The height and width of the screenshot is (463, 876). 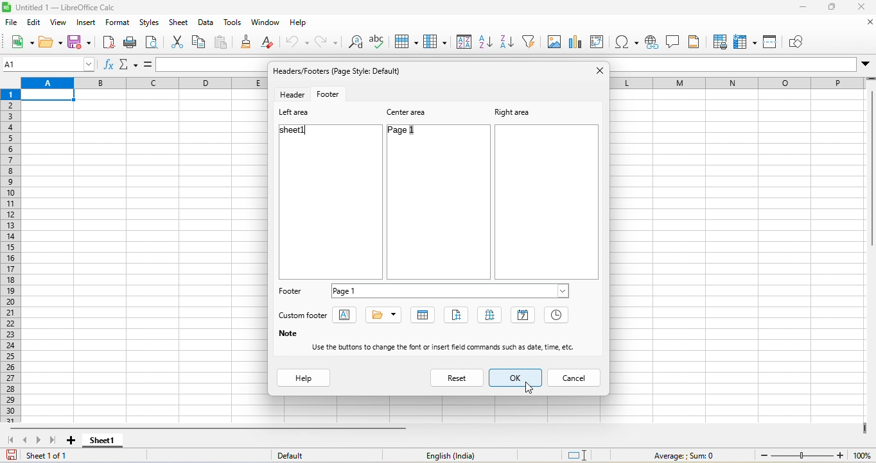 What do you see at coordinates (458, 377) in the screenshot?
I see `reset` at bounding box center [458, 377].